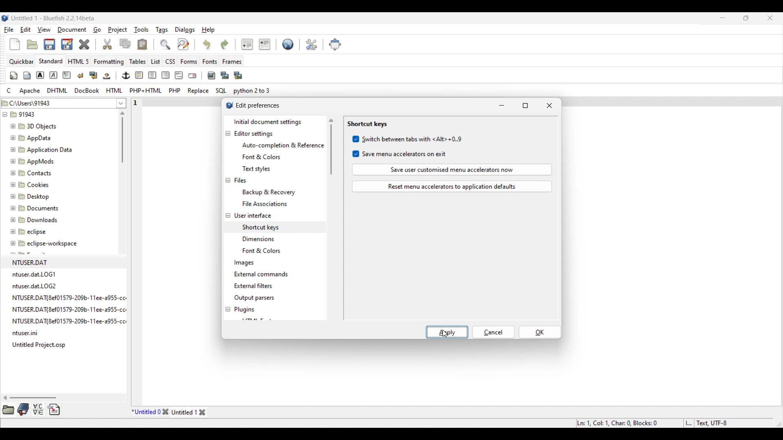 This screenshot has width=783, height=440. I want to click on External commands, so click(261, 274).